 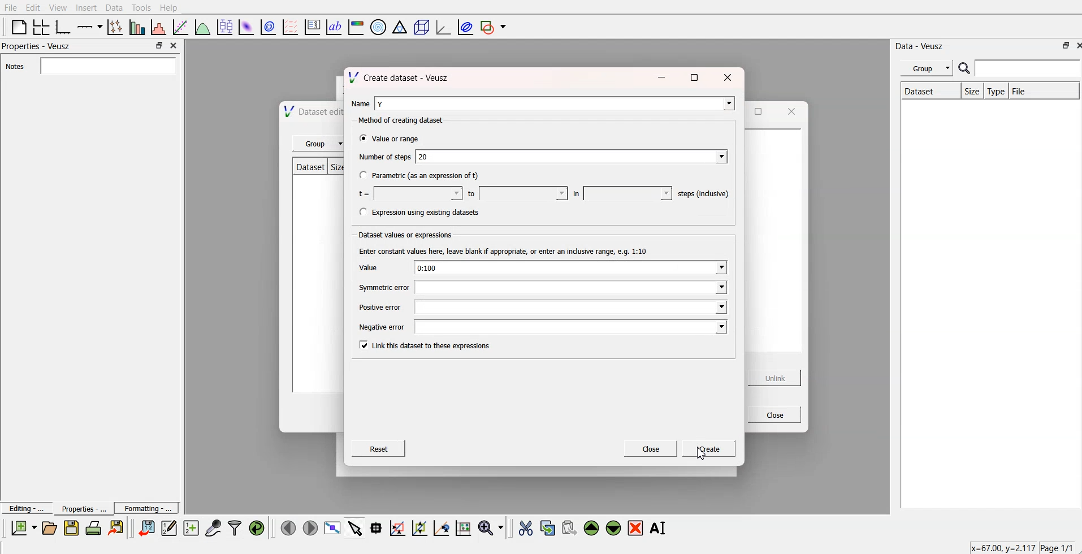 I want to click on Close, so click(x=771, y=414).